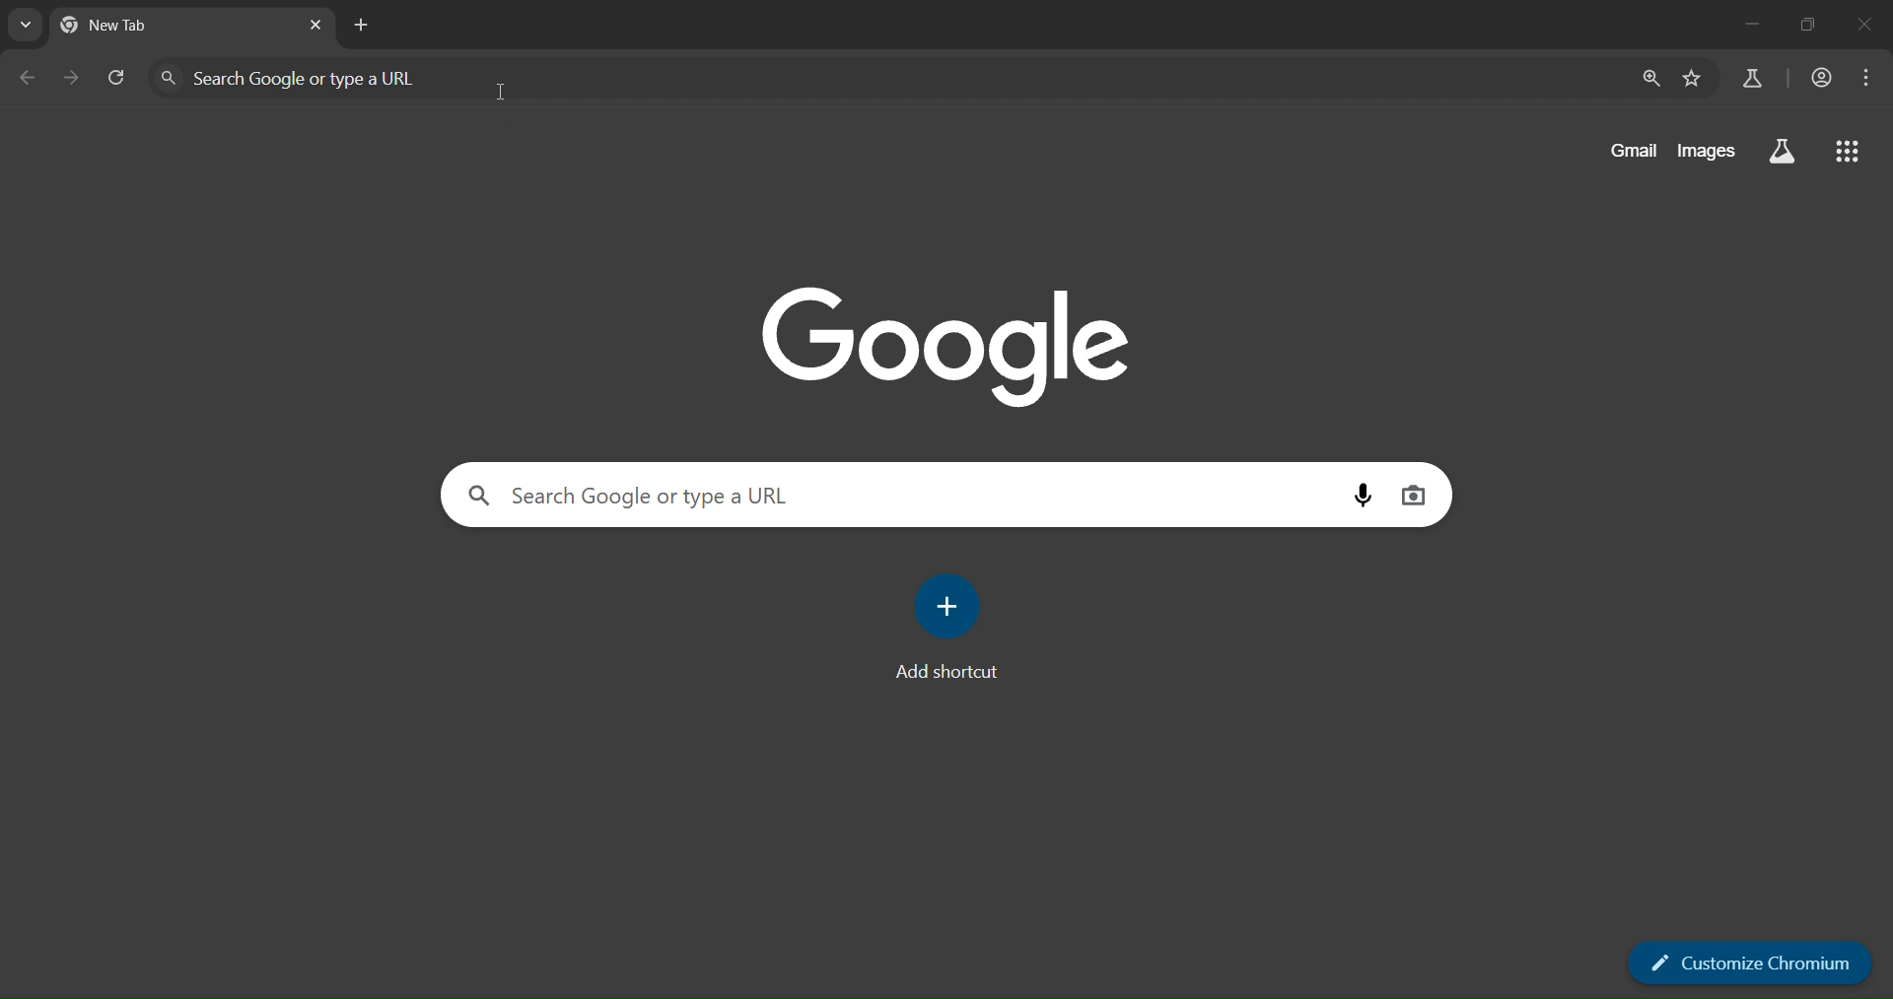  What do you see at coordinates (365, 27) in the screenshot?
I see `new tab` at bounding box center [365, 27].